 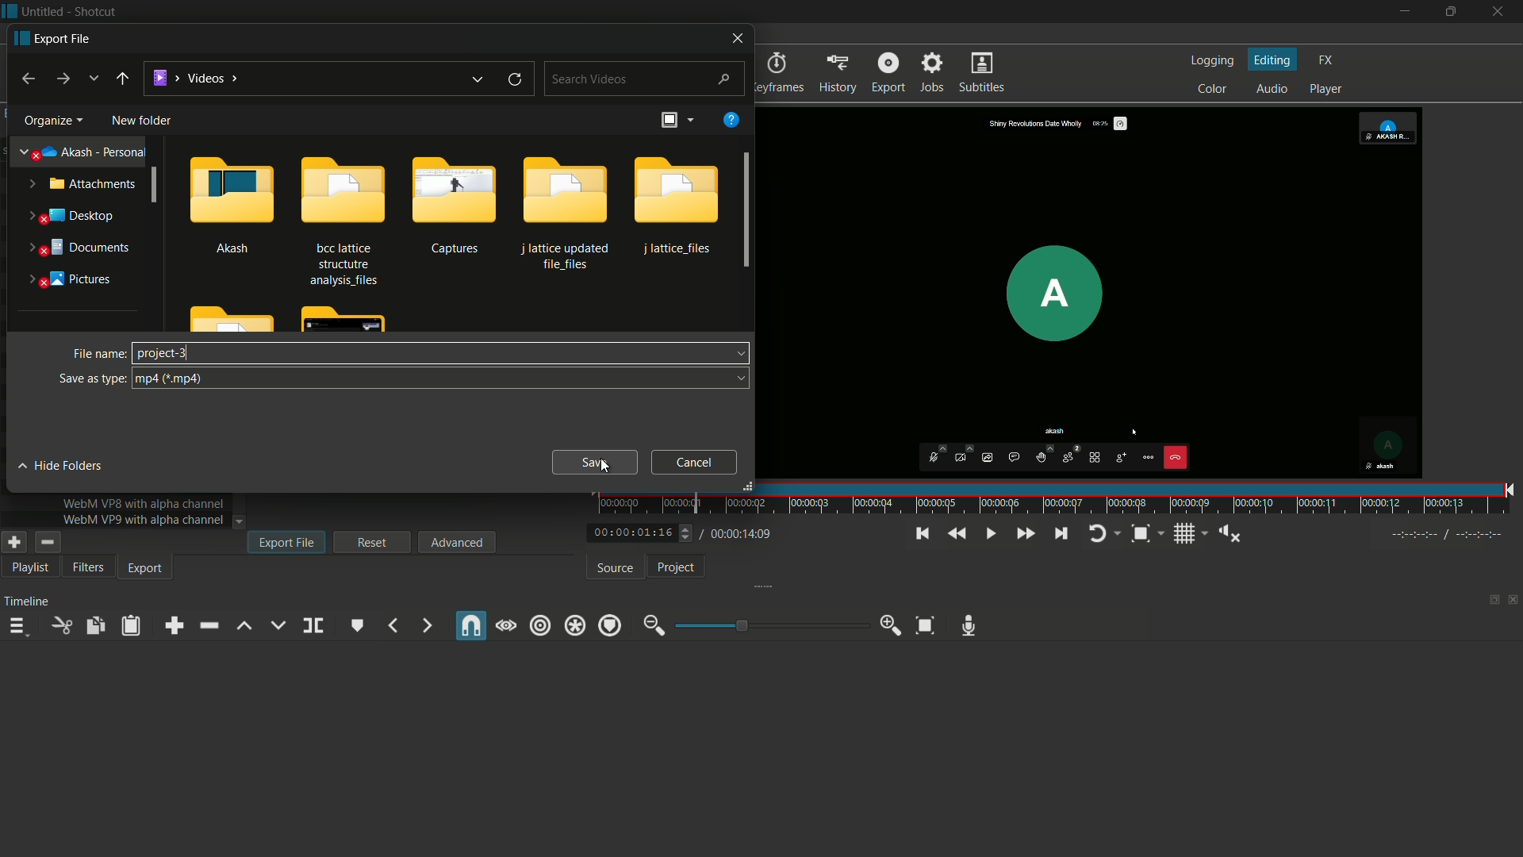 What do you see at coordinates (650, 626) in the screenshot?
I see `zoom out` at bounding box center [650, 626].